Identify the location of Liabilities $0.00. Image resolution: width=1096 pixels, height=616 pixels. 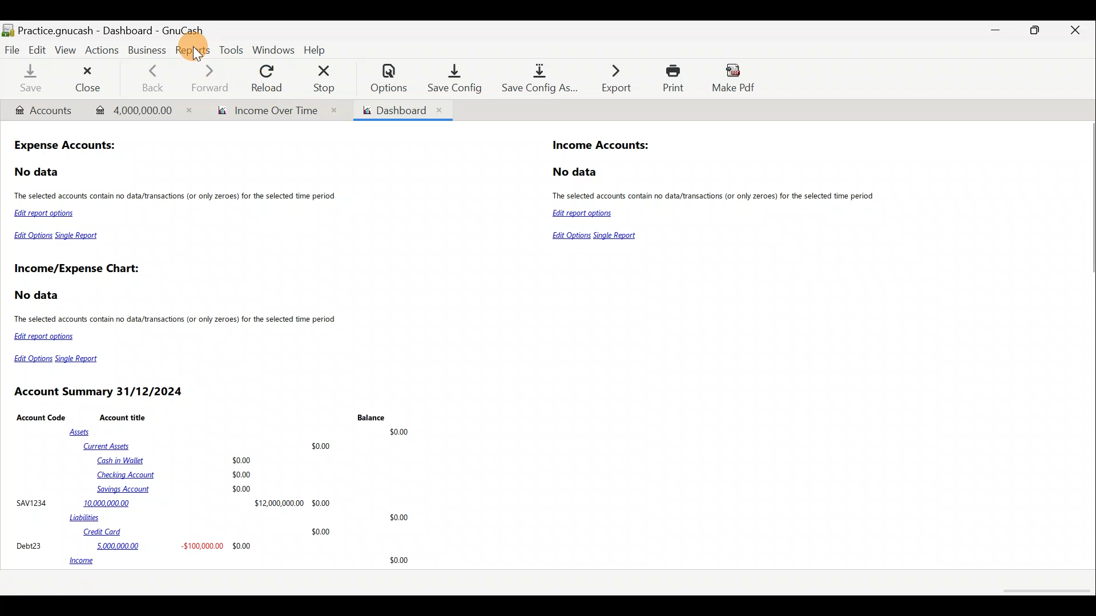
(241, 517).